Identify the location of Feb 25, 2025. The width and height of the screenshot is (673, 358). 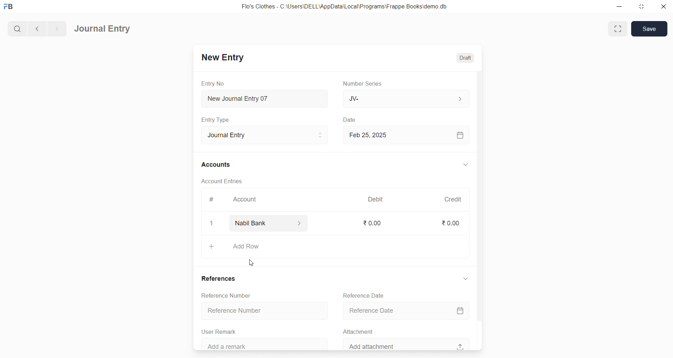
(407, 135).